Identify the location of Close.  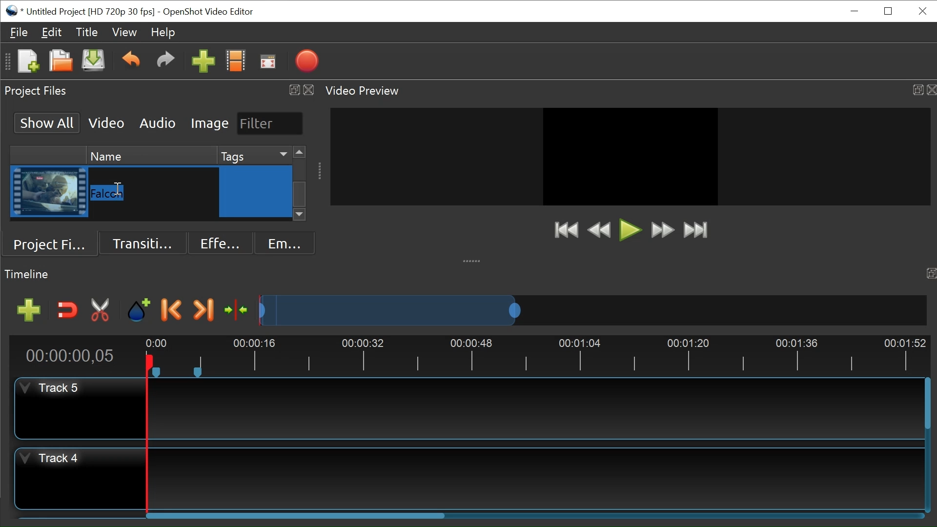
(921, 10).